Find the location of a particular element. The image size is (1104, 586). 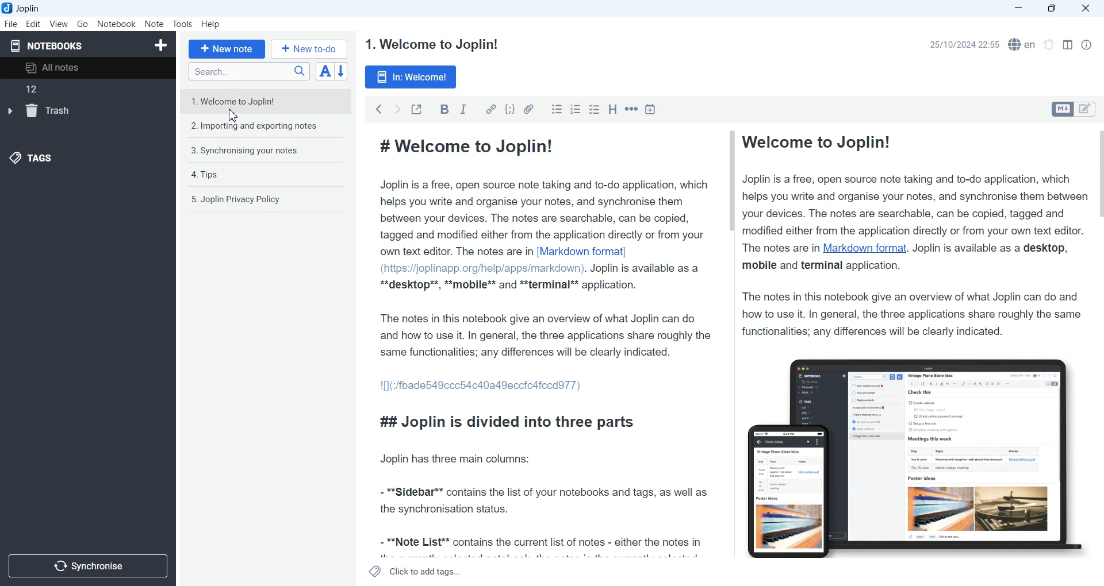

+ New note is located at coordinates (227, 49).